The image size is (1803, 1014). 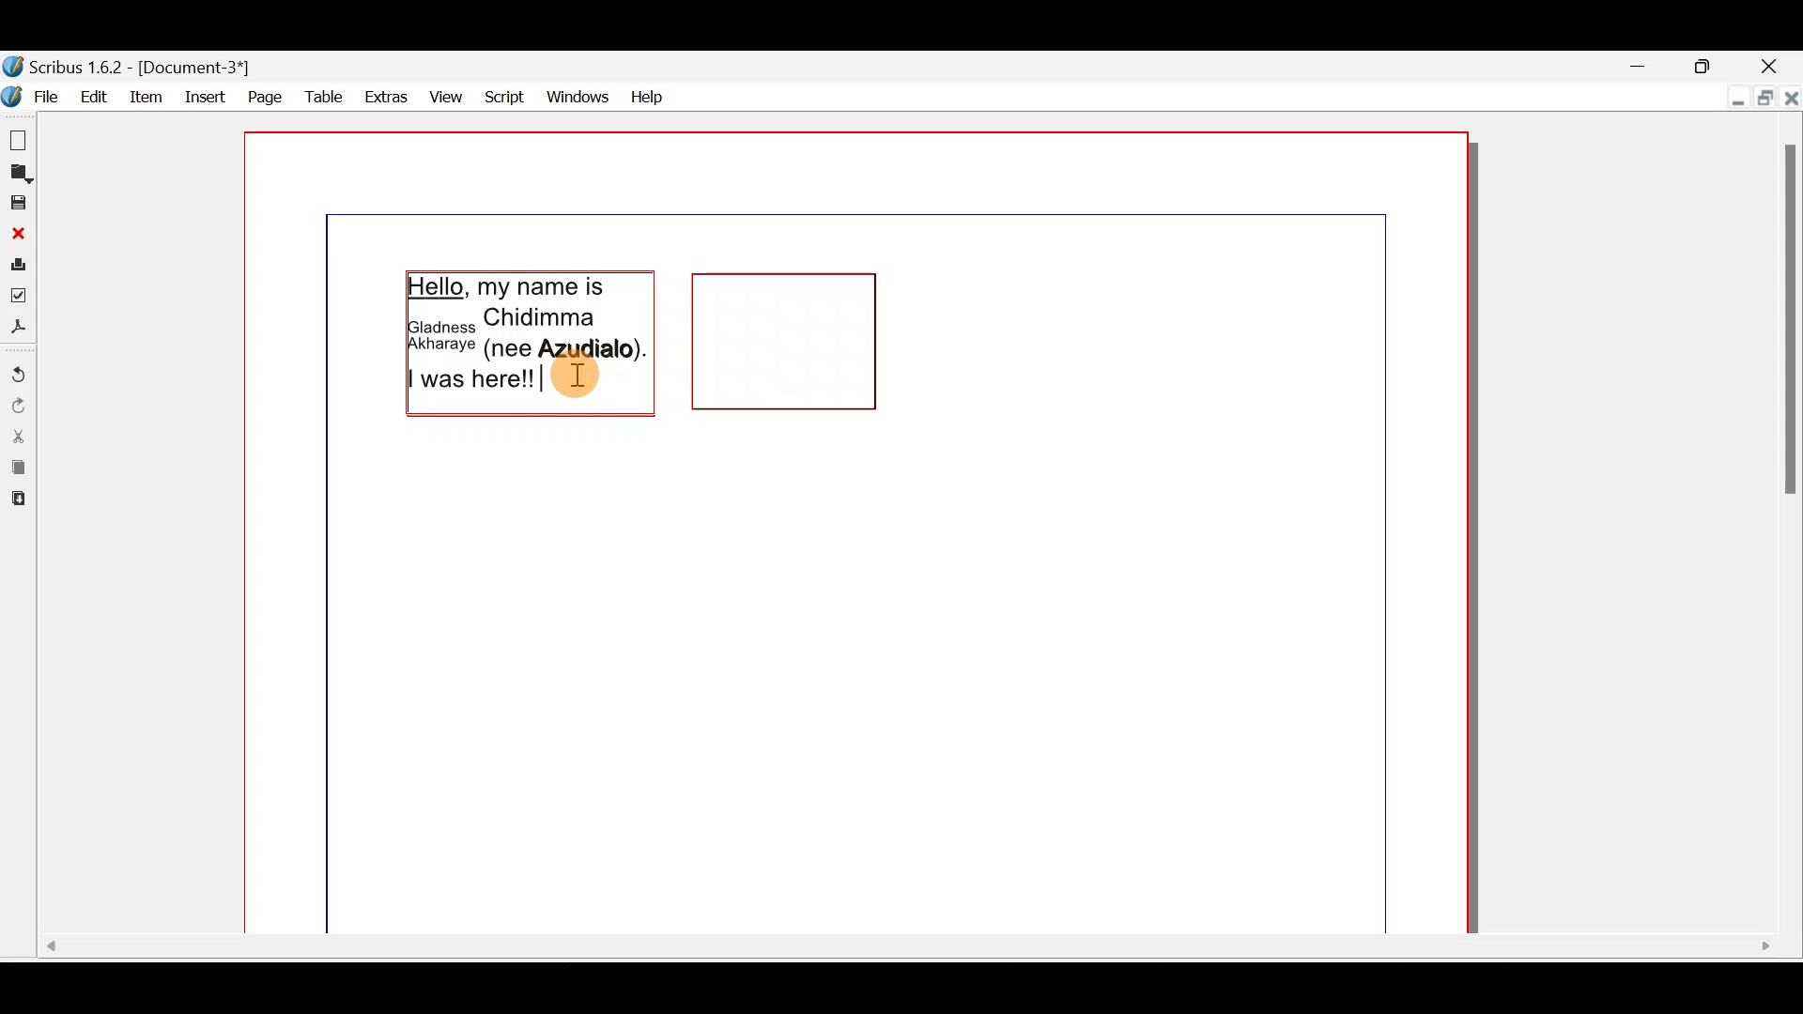 I want to click on Script, so click(x=505, y=94).